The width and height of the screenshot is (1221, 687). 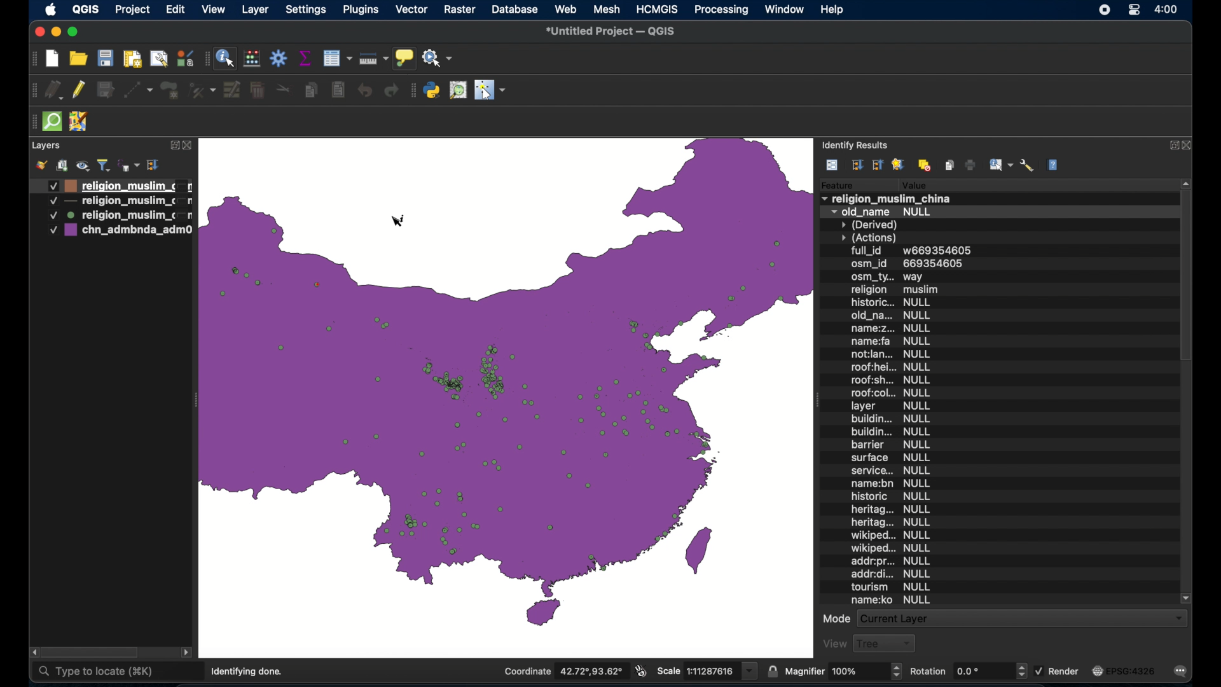 I want to click on filter  legend, so click(x=105, y=163).